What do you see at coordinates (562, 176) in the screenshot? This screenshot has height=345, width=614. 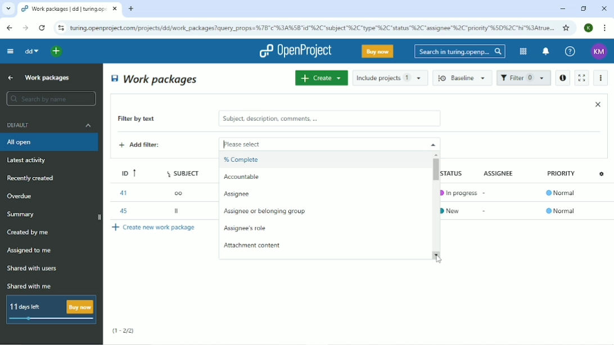 I see `Priority` at bounding box center [562, 176].